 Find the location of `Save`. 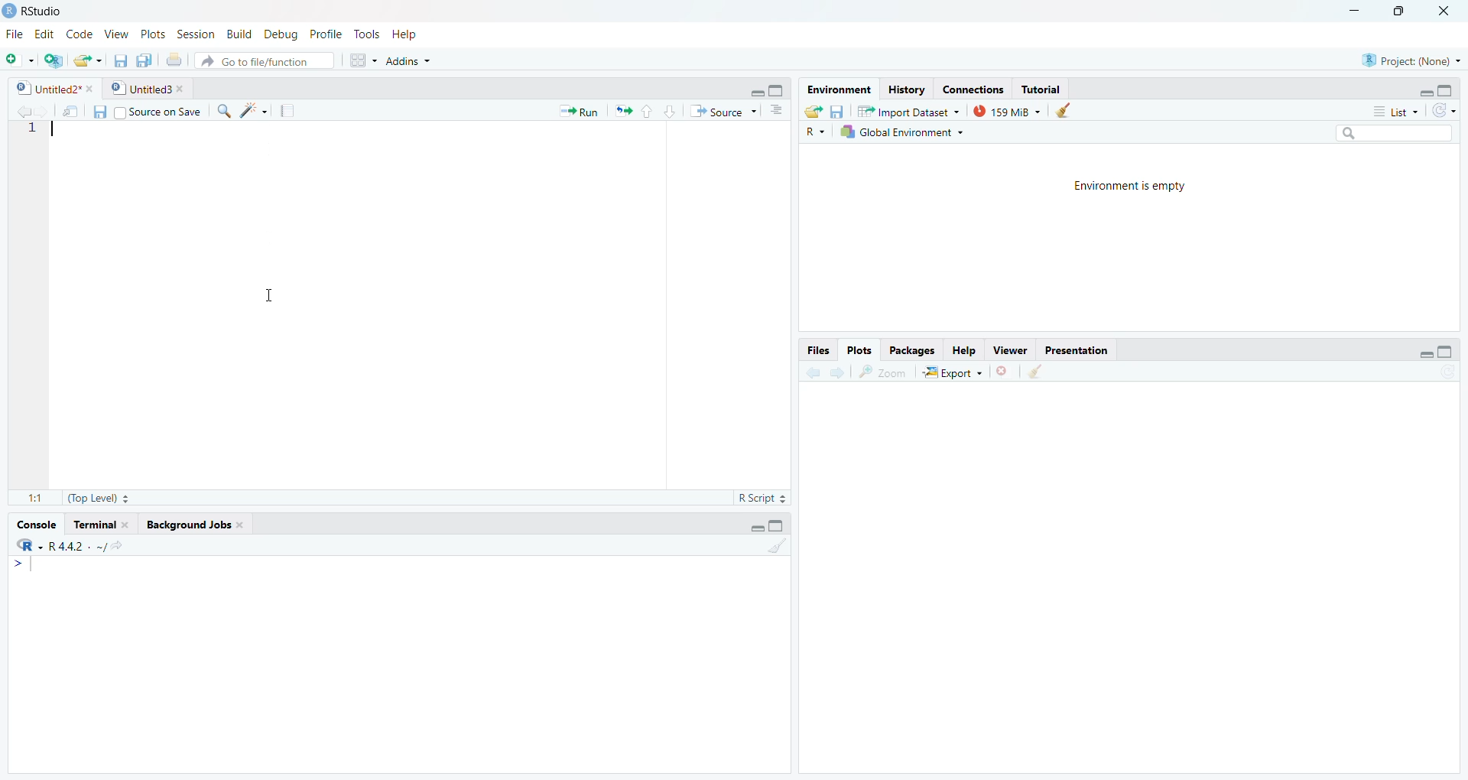

Save is located at coordinates (120, 60).